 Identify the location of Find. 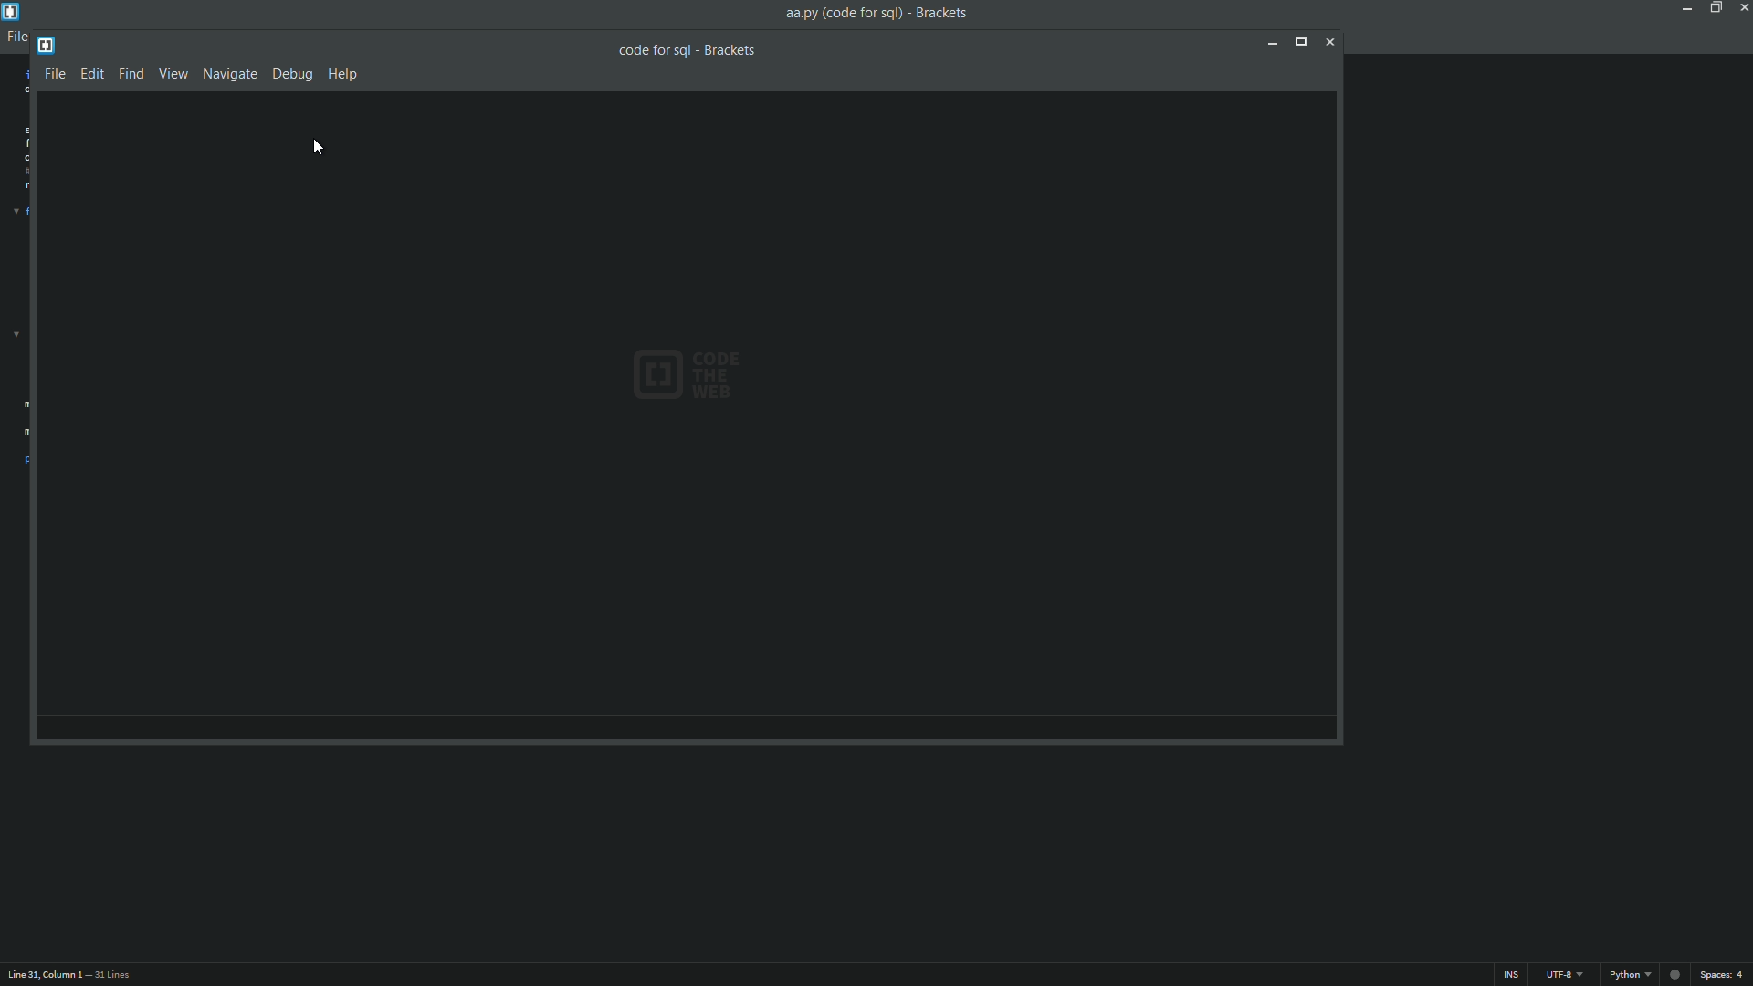
(131, 73).